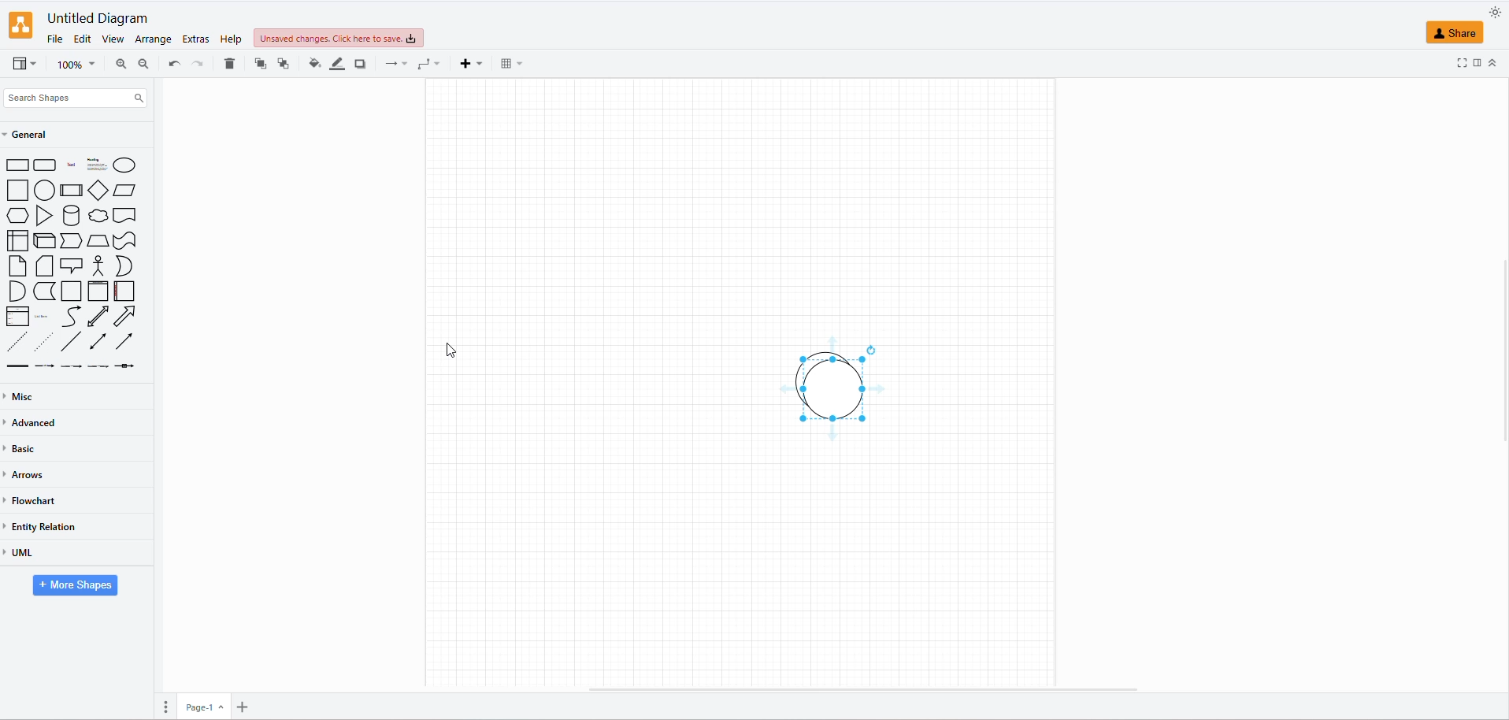  I want to click on shape, so click(85, 163).